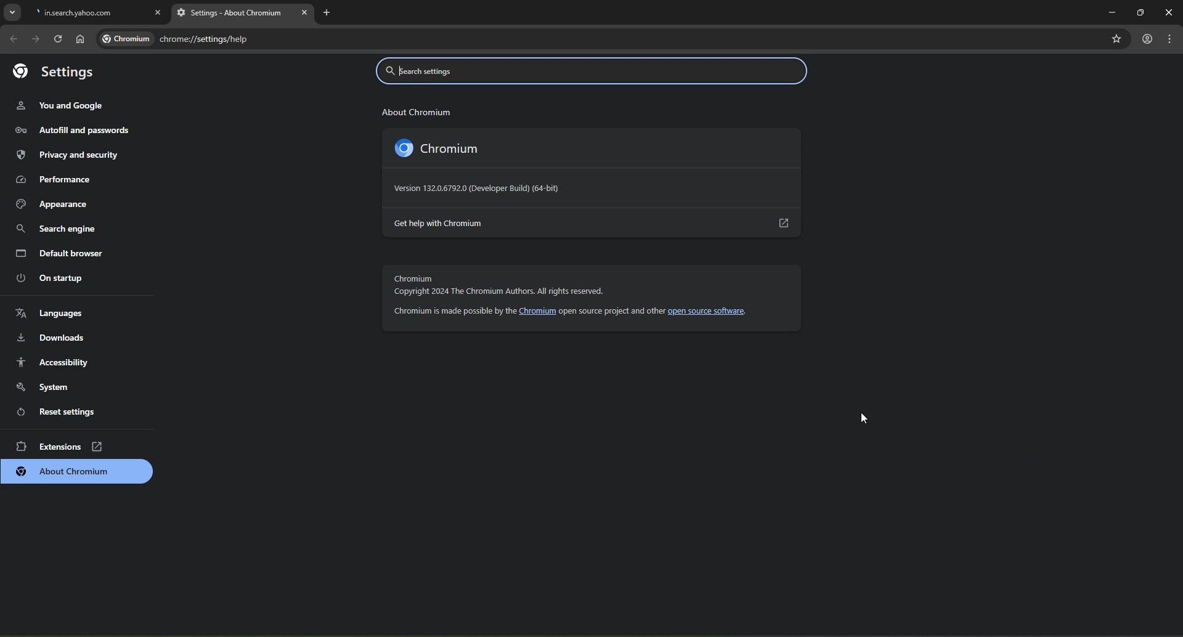 This screenshot has width=1183, height=637. Describe the element at coordinates (13, 39) in the screenshot. I see `Go Back` at that location.